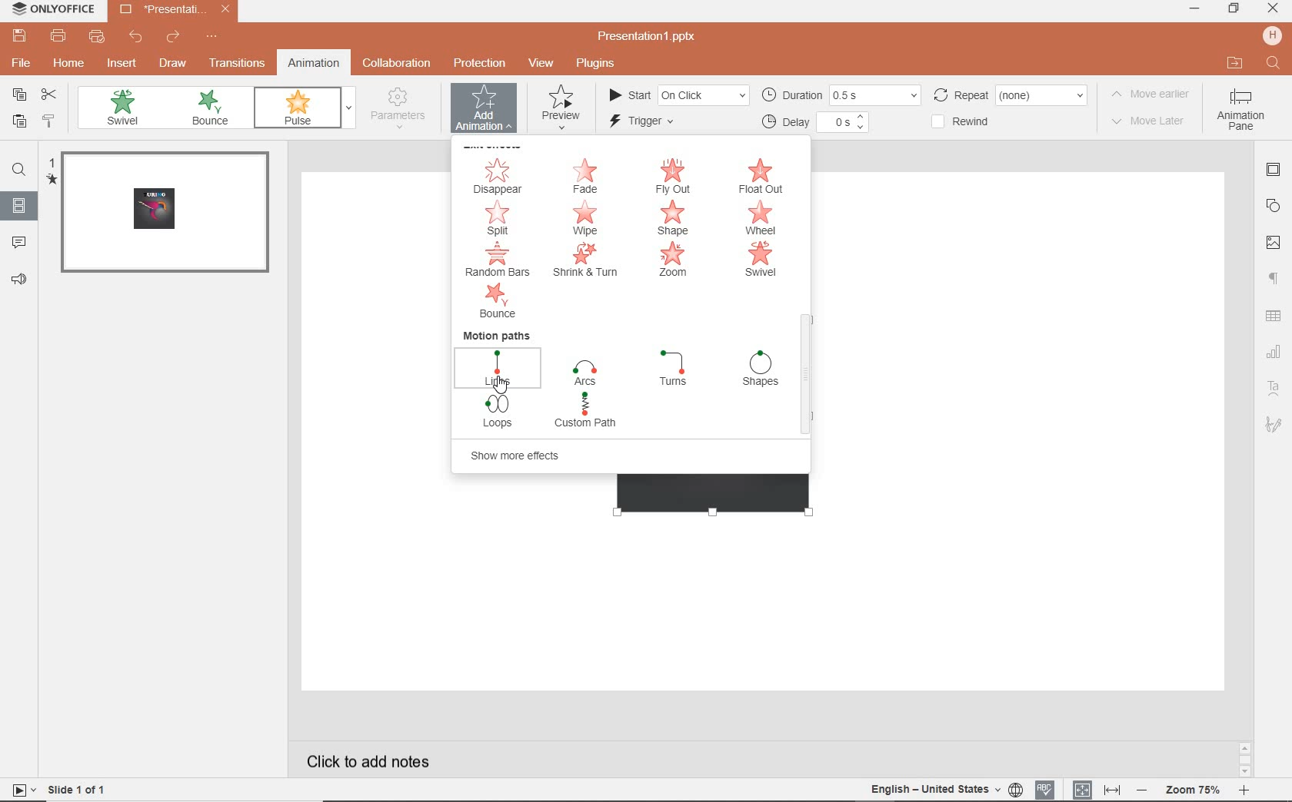 The image size is (1292, 802). I want to click on rewind, so click(974, 123).